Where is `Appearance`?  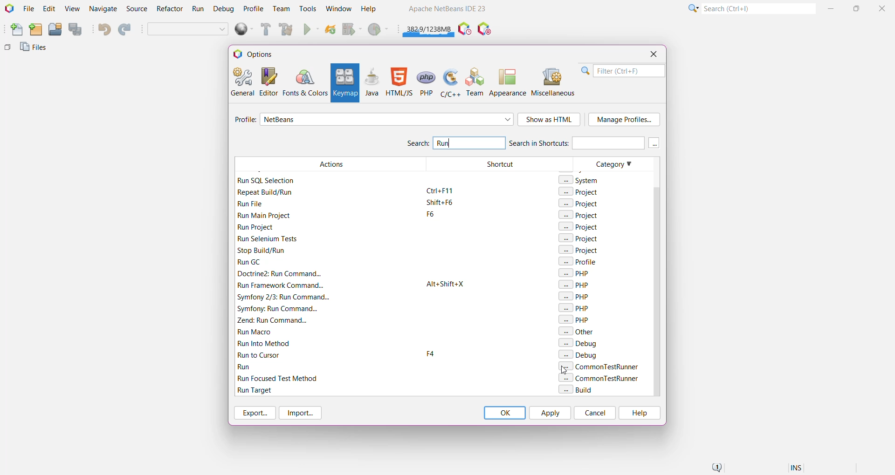
Appearance is located at coordinates (508, 82).